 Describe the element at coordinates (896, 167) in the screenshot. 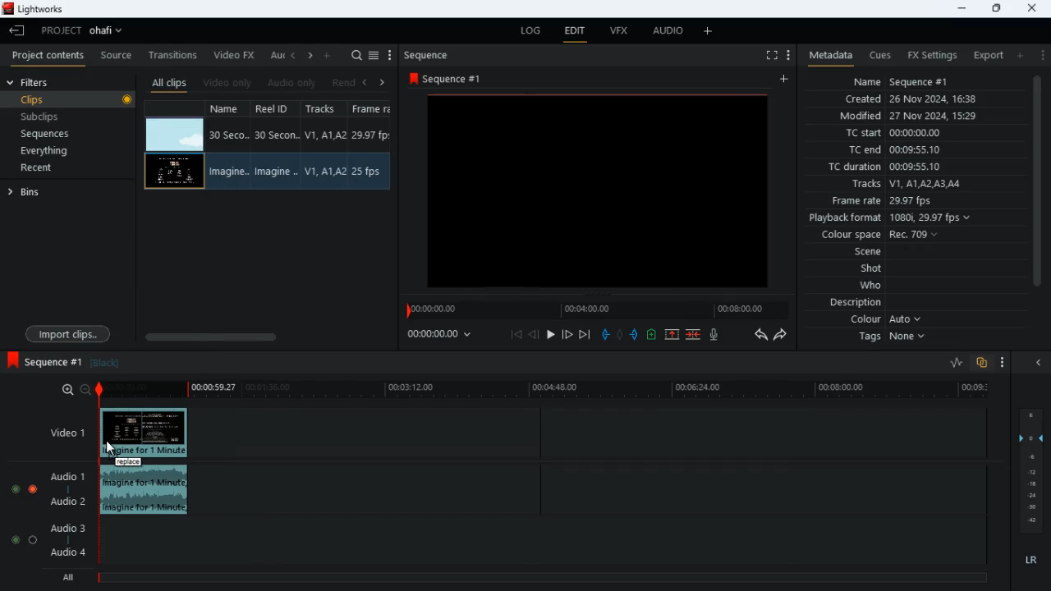

I see `tc duration` at that location.